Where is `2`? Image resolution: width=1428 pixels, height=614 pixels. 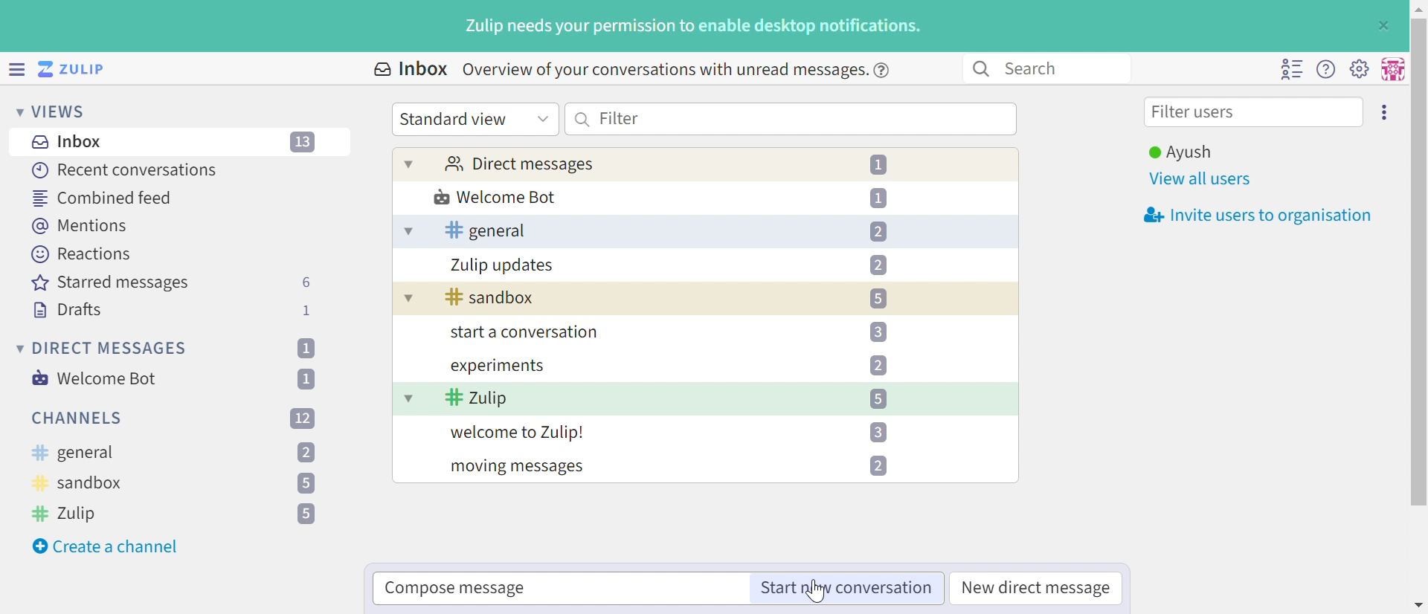 2 is located at coordinates (881, 466).